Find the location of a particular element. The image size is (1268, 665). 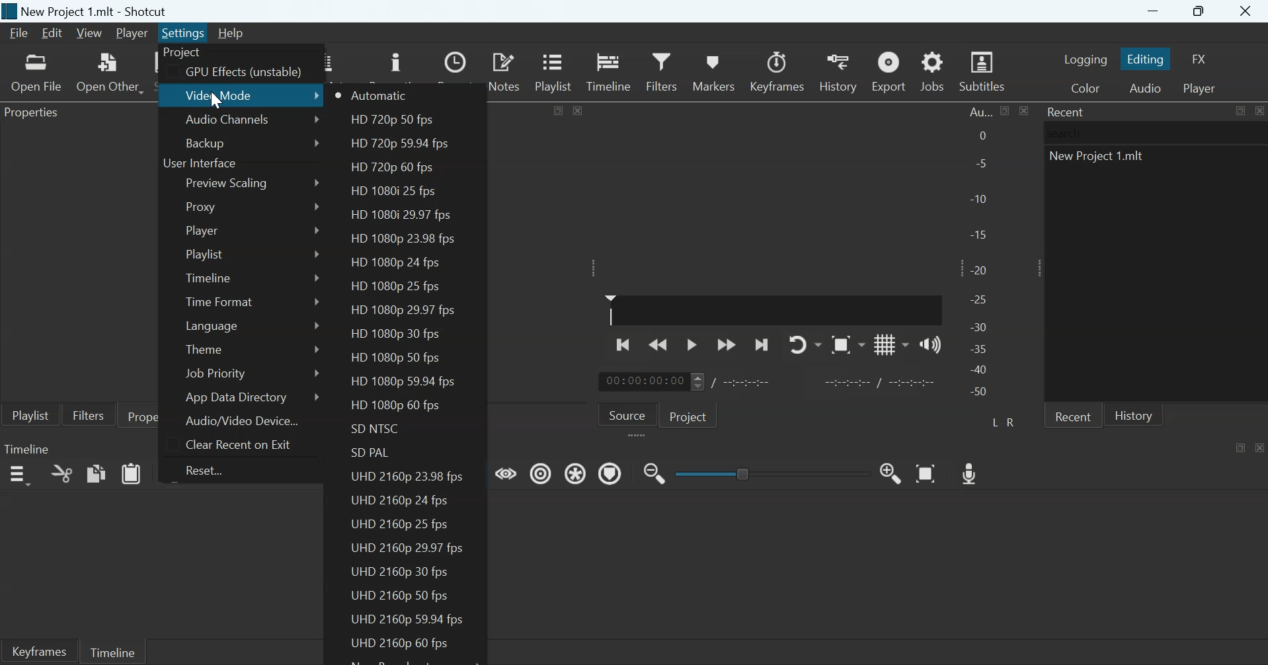

expand is located at coordinates (639, 436).